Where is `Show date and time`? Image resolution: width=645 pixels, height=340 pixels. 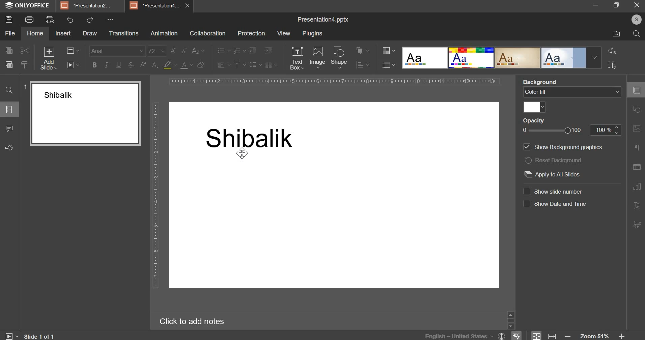 Show date and time is located at coordinates (556, 203).